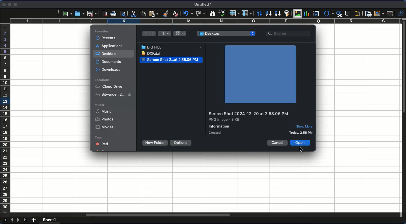  What do you see at coordinates (401, 13) in the screenshot?
I see `show draw function` at bounding box center [401, 13].